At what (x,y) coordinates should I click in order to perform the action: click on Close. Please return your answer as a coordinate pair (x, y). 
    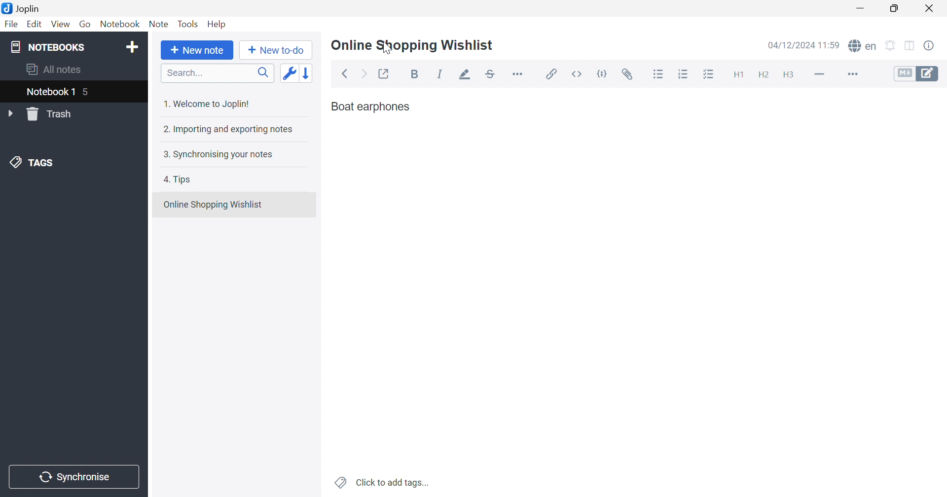
    Looking at the image, I should click on (930, 7).